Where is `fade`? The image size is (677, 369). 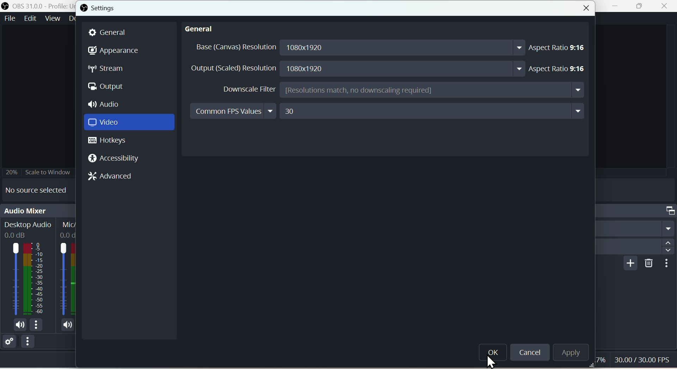 fade is located at coordinates (635, 228).